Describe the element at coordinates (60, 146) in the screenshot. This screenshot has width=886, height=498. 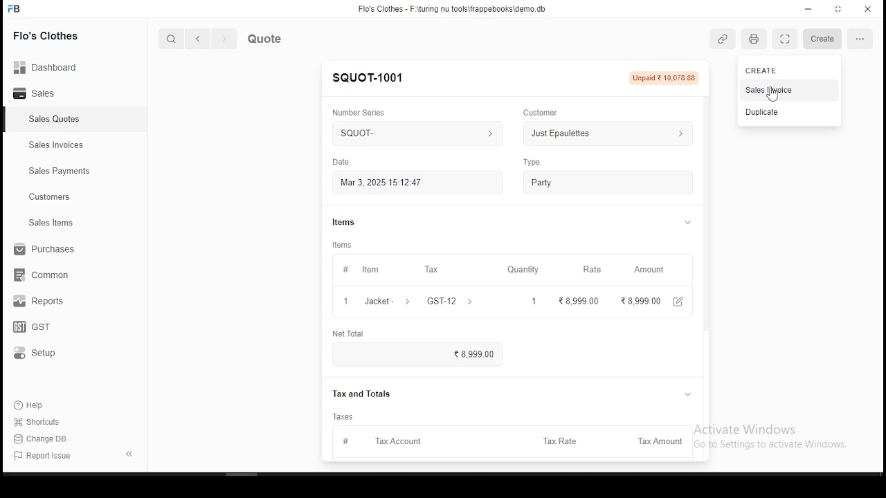
I see `sales invoices` at that location.